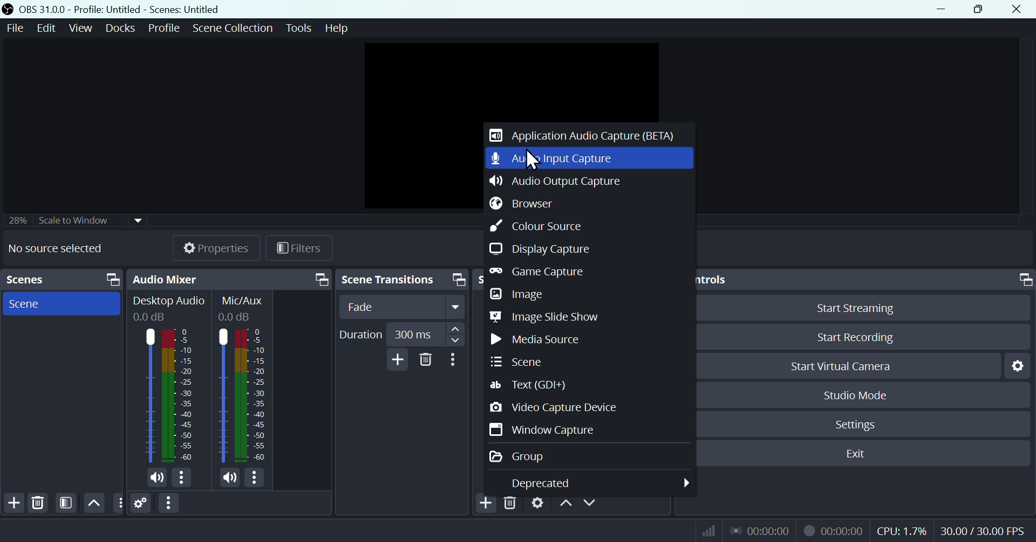 The height and width of the screenshot is (542, 1036). Describe the element at coordinates (93, 503) in the screenshot. I see `Up` at that location.